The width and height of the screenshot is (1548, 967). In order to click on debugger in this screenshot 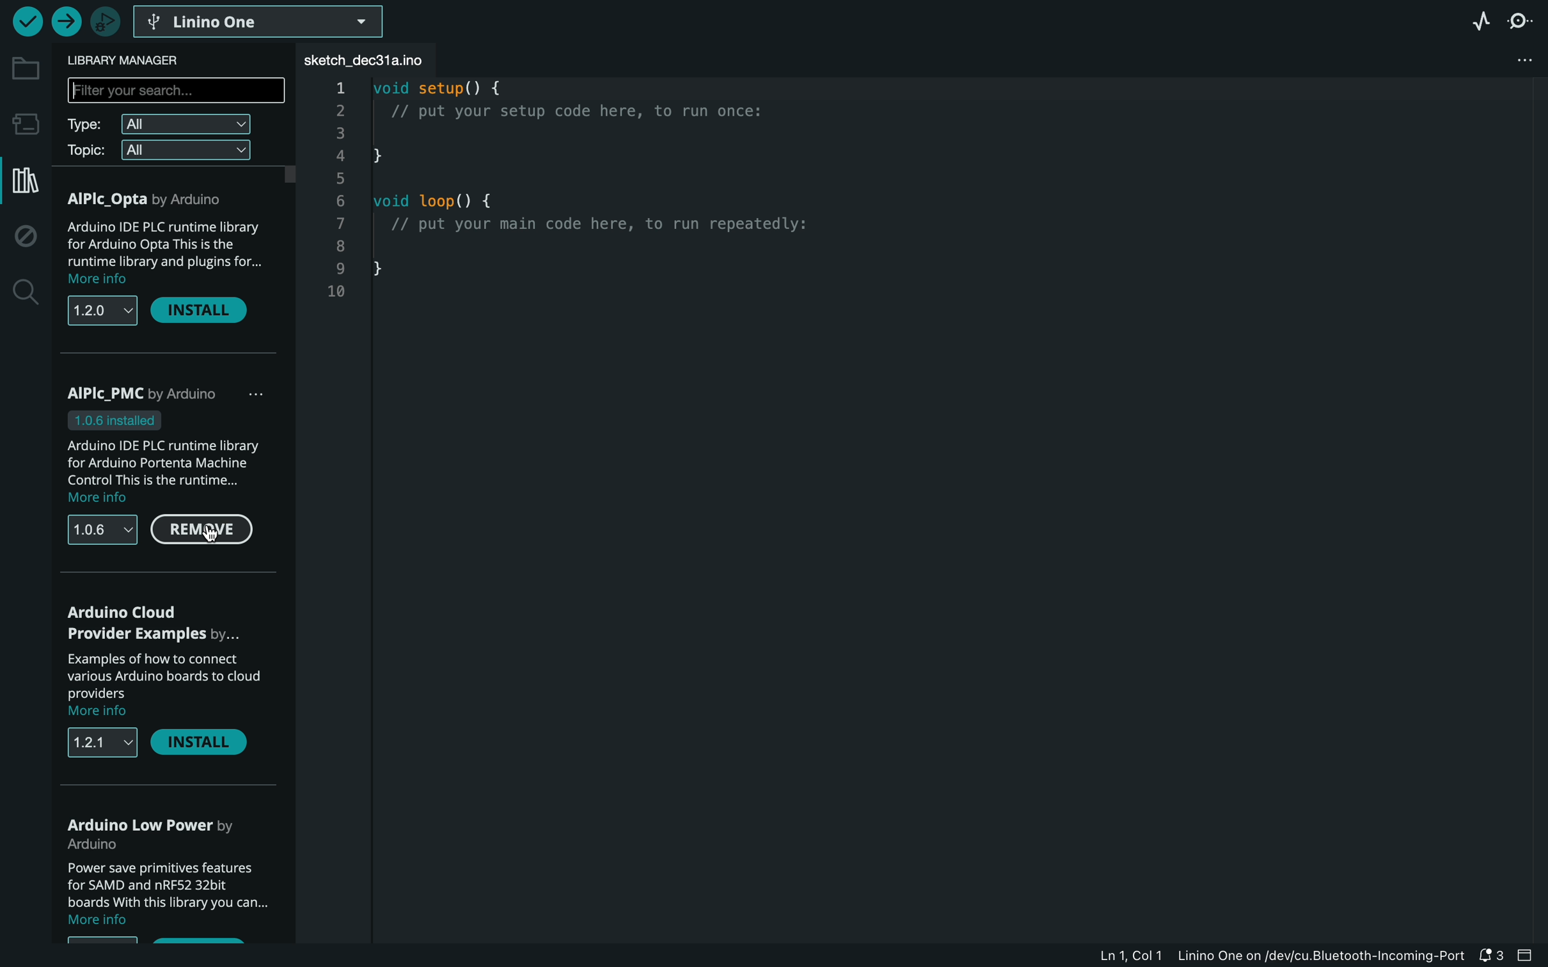, I will do `click(105, 24)`.